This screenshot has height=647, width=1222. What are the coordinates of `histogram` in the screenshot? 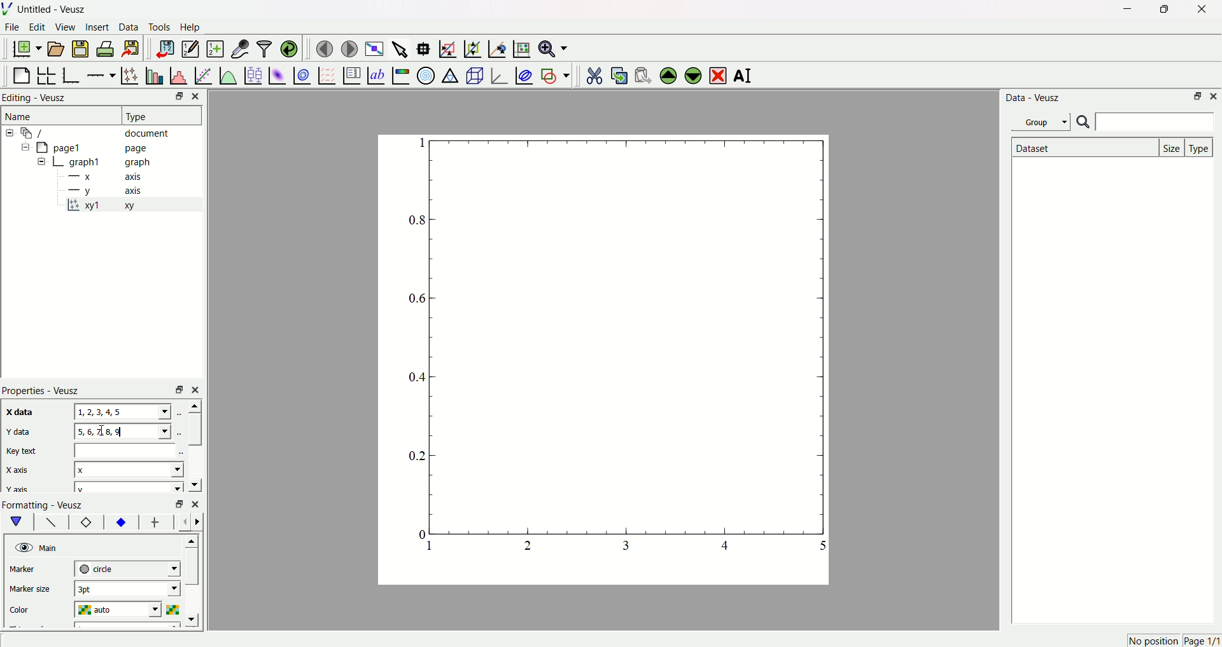 It's located at (178, 74).